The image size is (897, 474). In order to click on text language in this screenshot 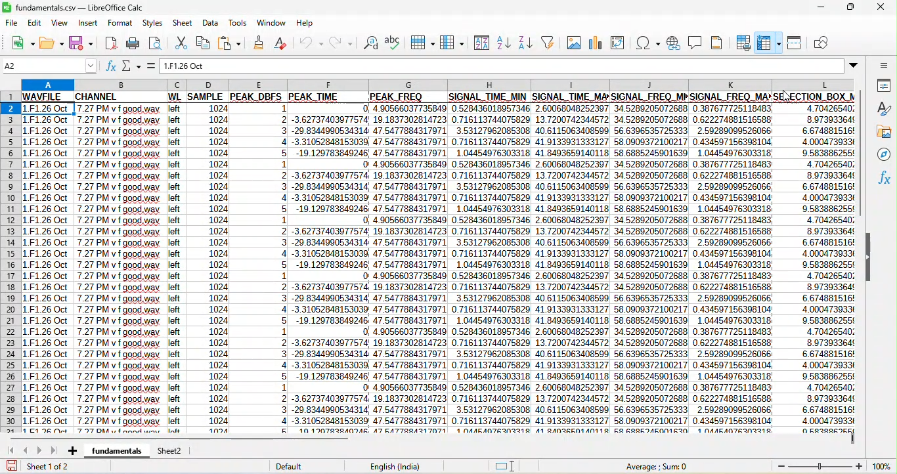, I will do `click(397, 465)`.